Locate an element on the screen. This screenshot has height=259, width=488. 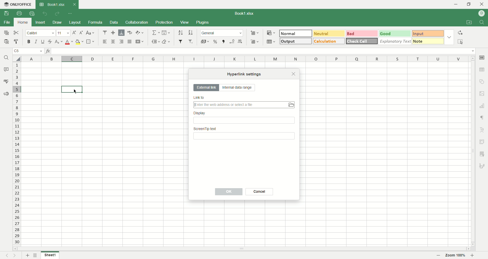
horizontal scroll bar is located at coordinates (241, 249).